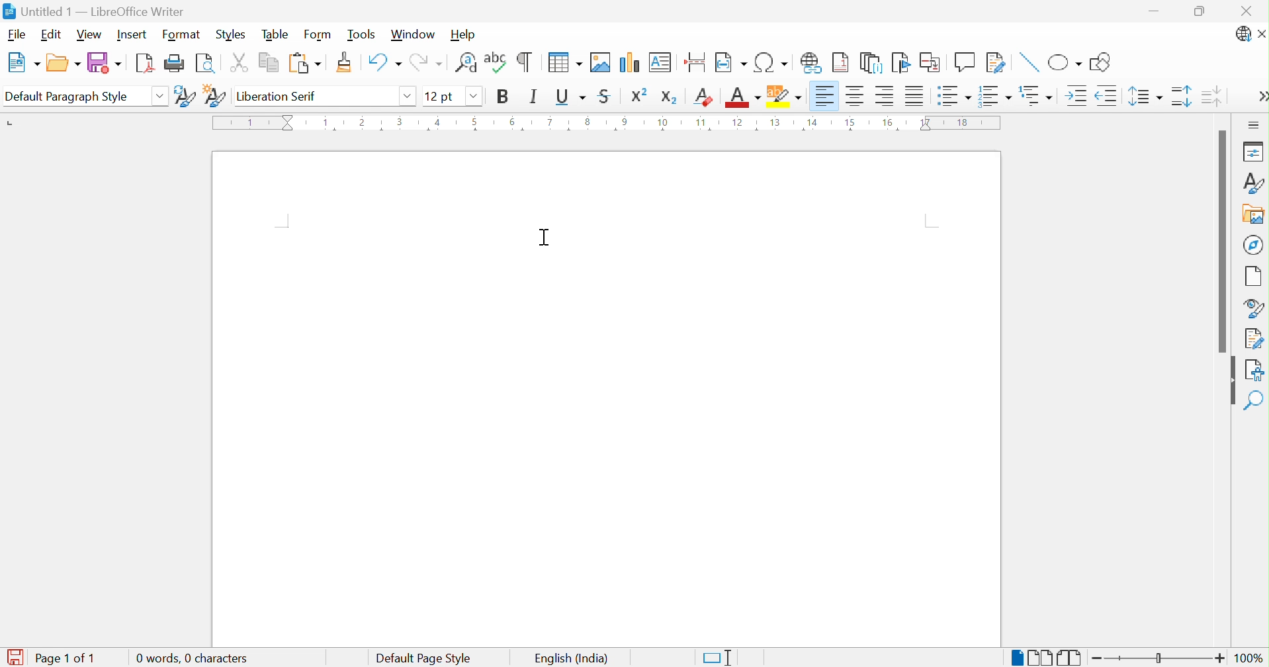 The height and width of the screenshot is (667, 1269). I want to click on Insert chart, so click(630, 63).